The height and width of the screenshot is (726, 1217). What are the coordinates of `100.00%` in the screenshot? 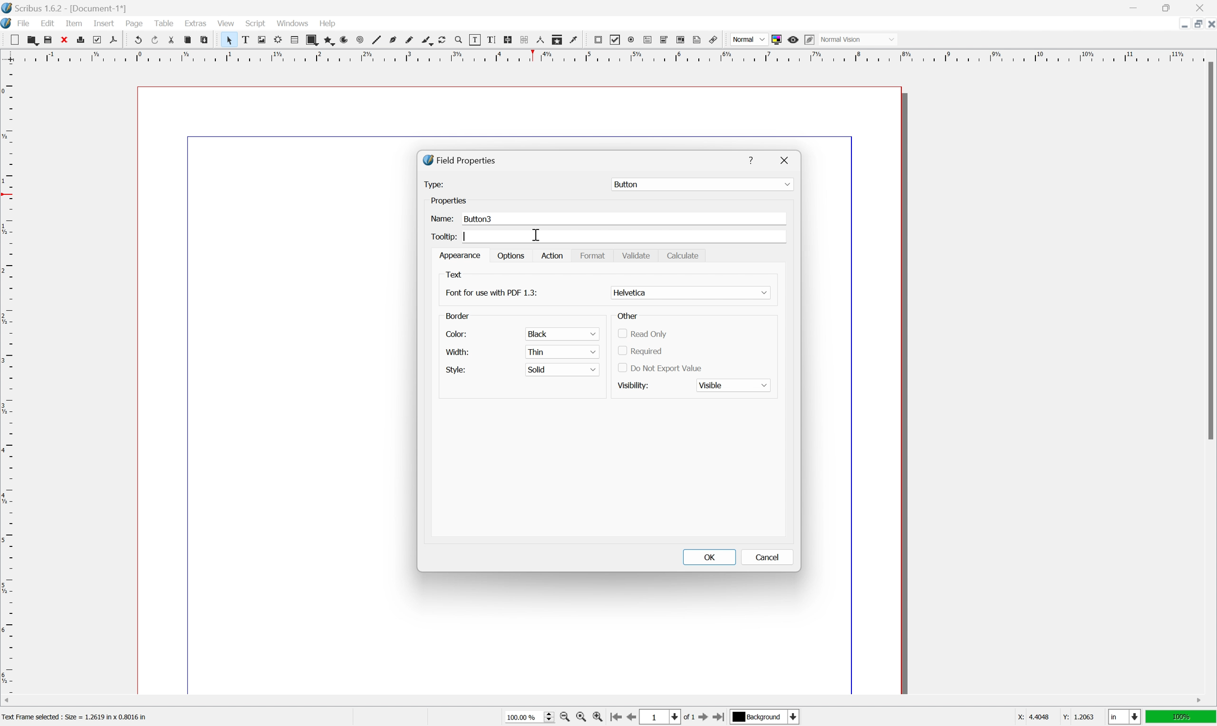 It's located at (529, 718).